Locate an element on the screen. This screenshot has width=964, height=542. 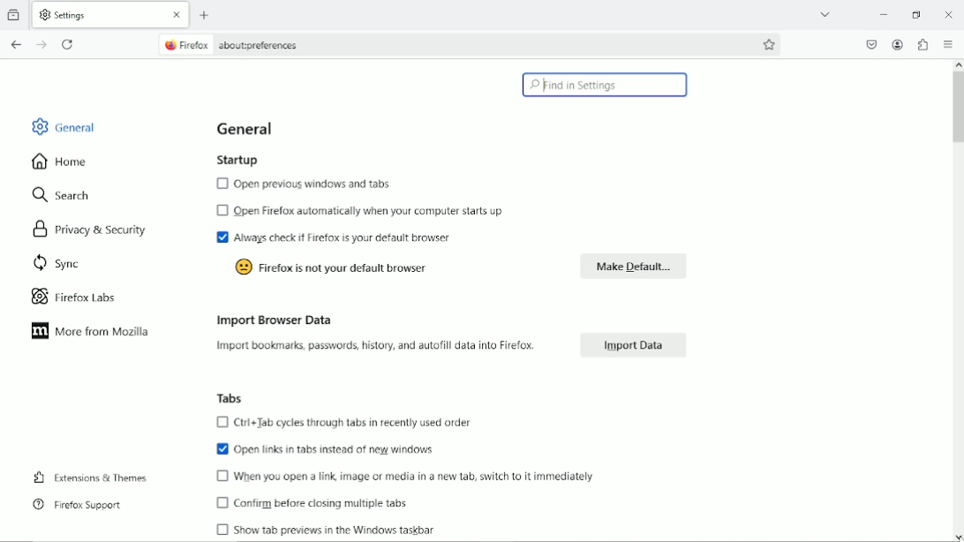
Restore down is located at coordinates (919, 15).